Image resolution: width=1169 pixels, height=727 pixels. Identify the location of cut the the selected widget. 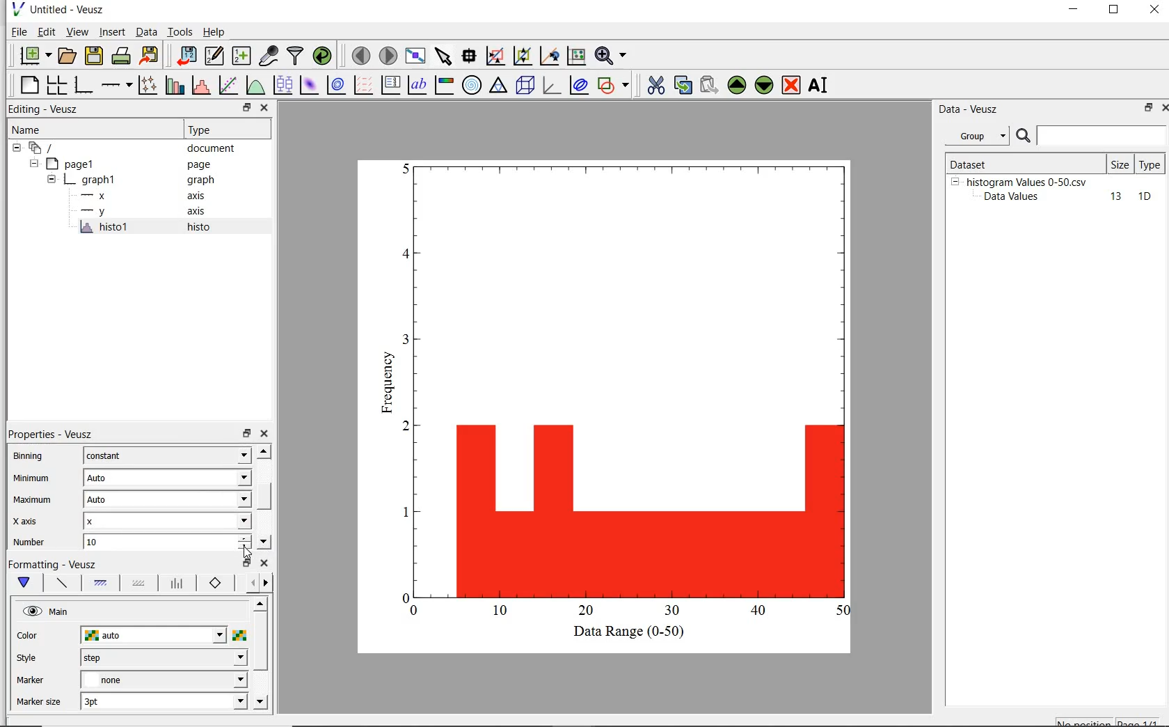
(654, 87).